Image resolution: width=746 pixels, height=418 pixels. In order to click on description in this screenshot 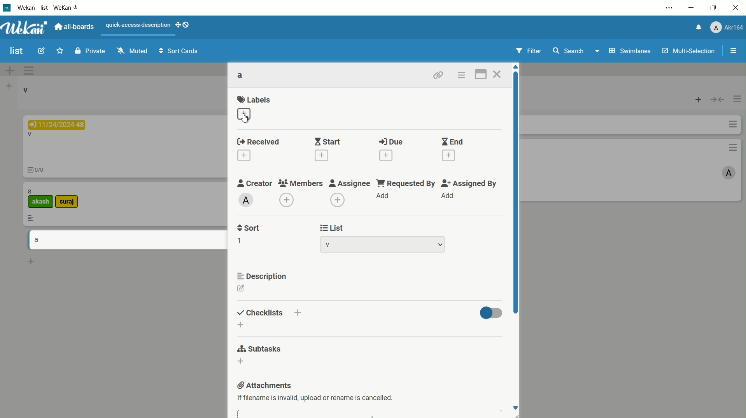, I will do `click(261, 277)`.